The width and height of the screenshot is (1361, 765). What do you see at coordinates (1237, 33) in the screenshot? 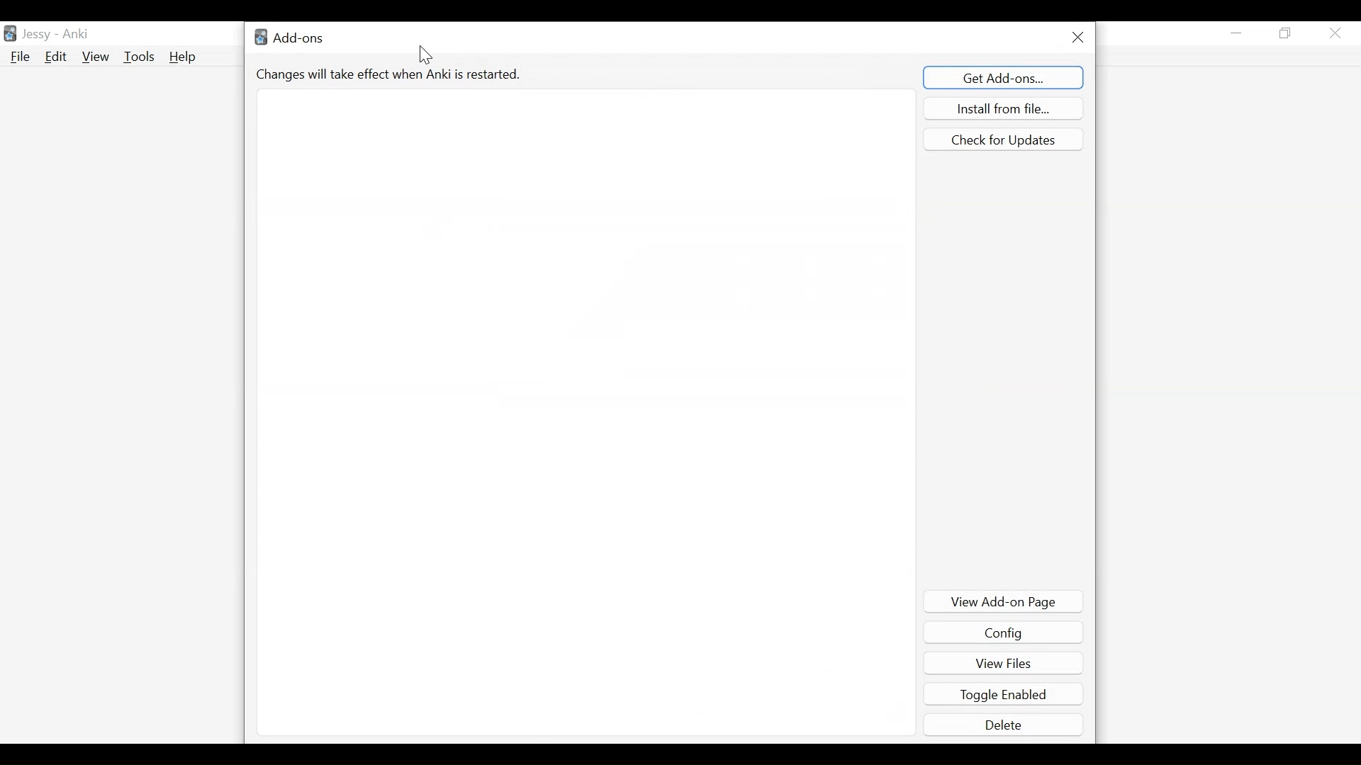
I see `minimize` at bounding box center [1237, 33].